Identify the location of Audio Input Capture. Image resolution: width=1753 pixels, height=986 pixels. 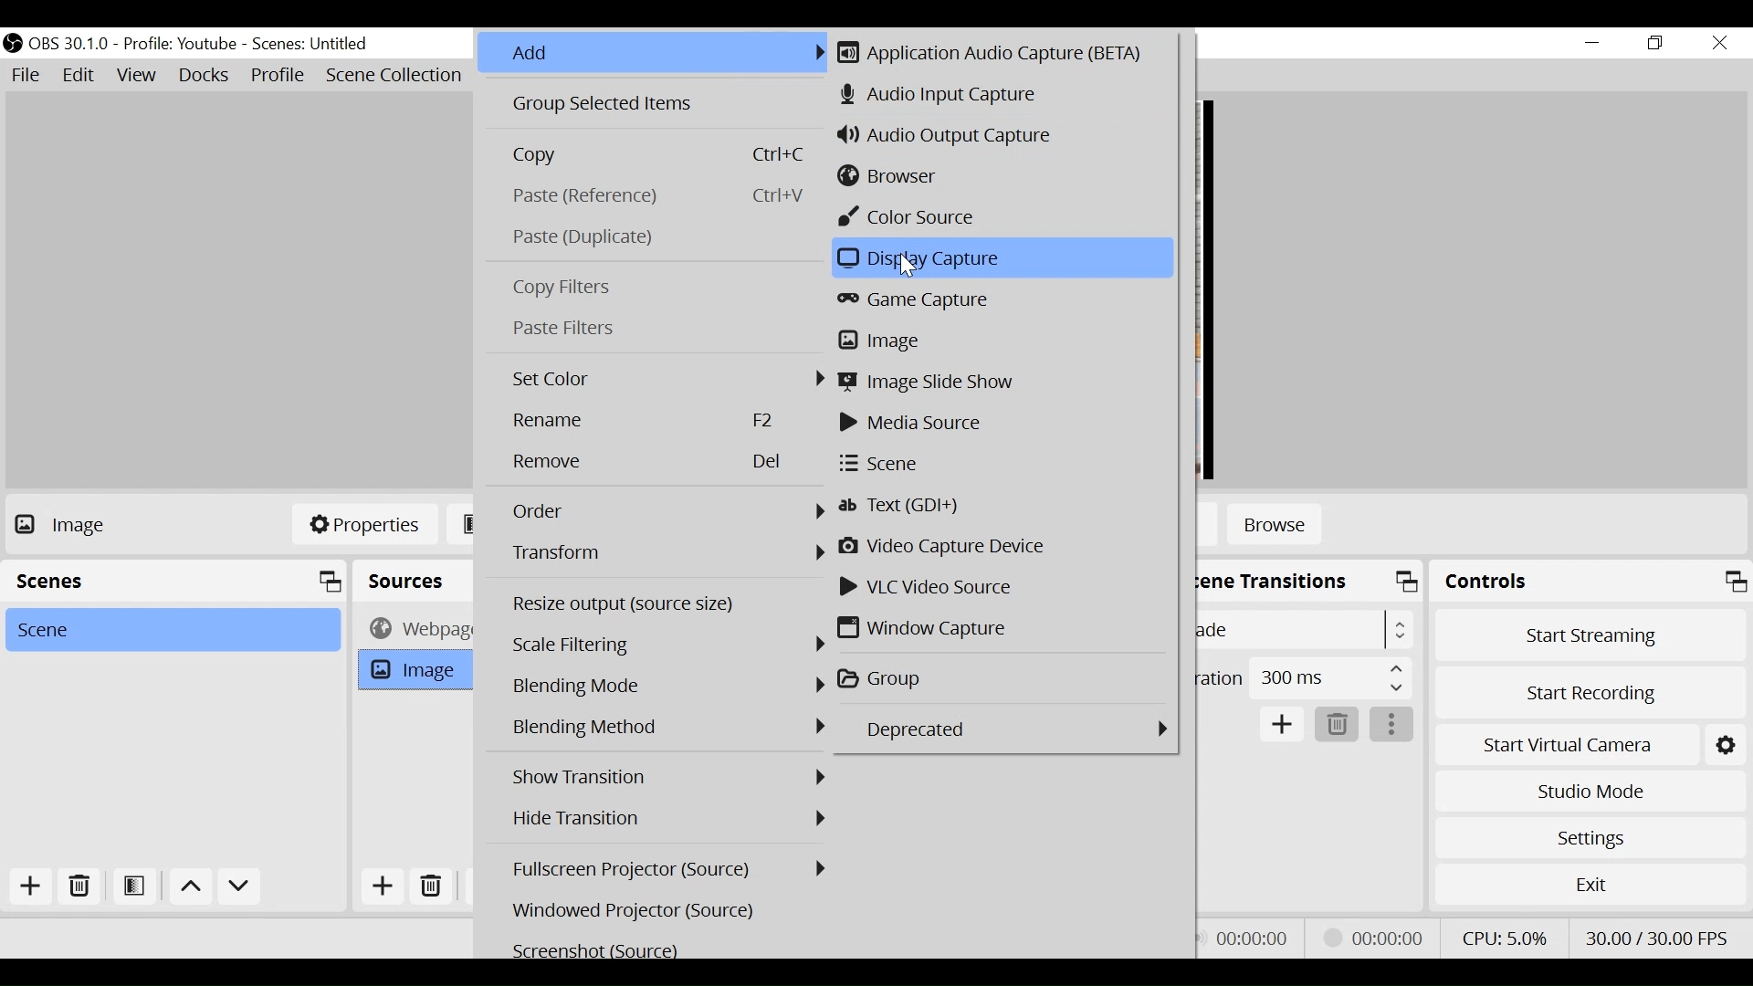
(1000, 96).